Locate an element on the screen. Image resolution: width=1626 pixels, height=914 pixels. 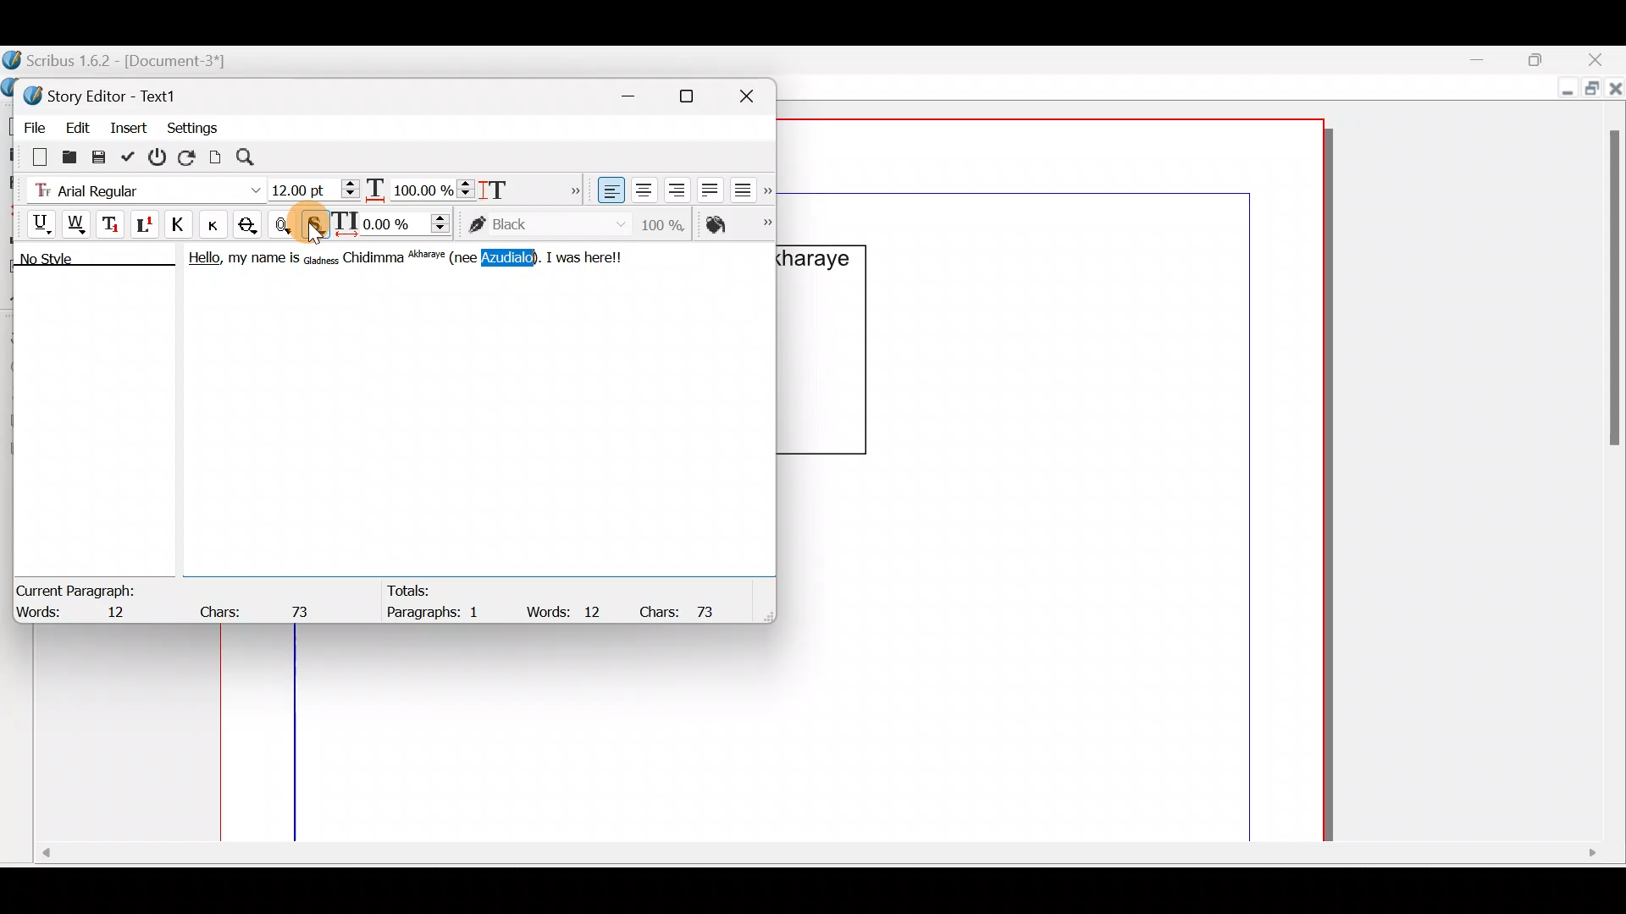
Update text frame is located at coordinates (216, 155).